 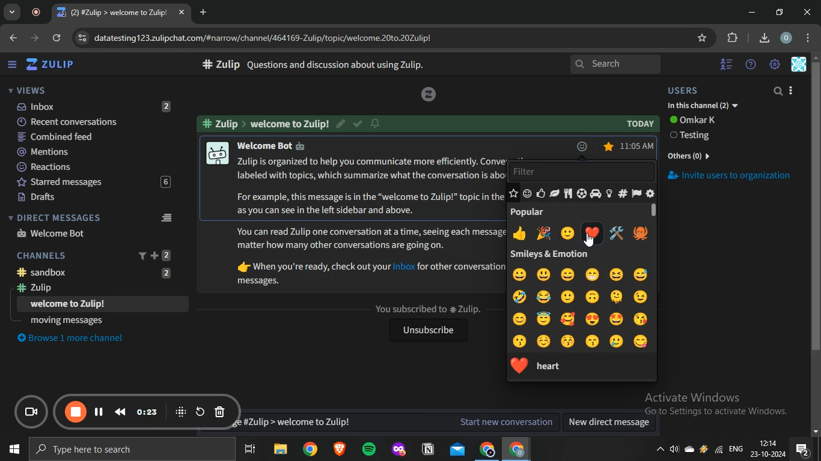 I want to click on Inbox Overview of your conversations with unread messages., so click(x=336, y=65).